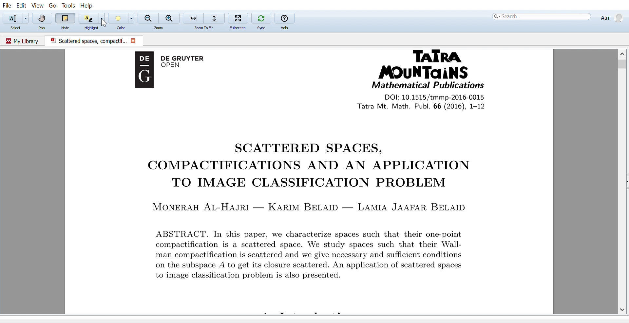 Image resolution: width=629 pixels, height=323 pixels. What do you see at coordinates (21, 5) in the screenshot?
I see `Edit` at bounding box center [21, 5].